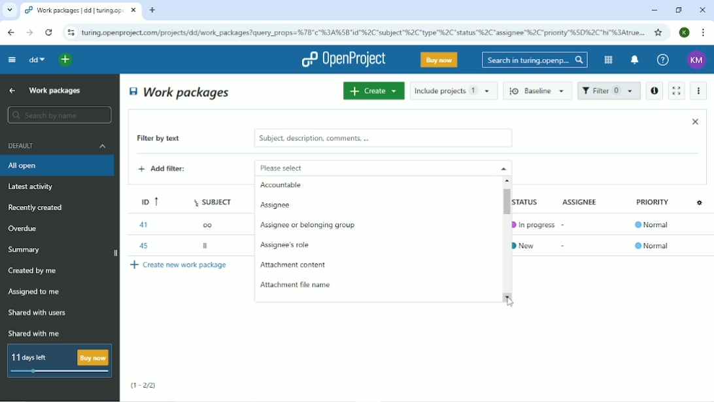 The image size is (714, 402). Describe the element at coordinates (38, 208) in the screenshot. I see `Recently created` at that location.